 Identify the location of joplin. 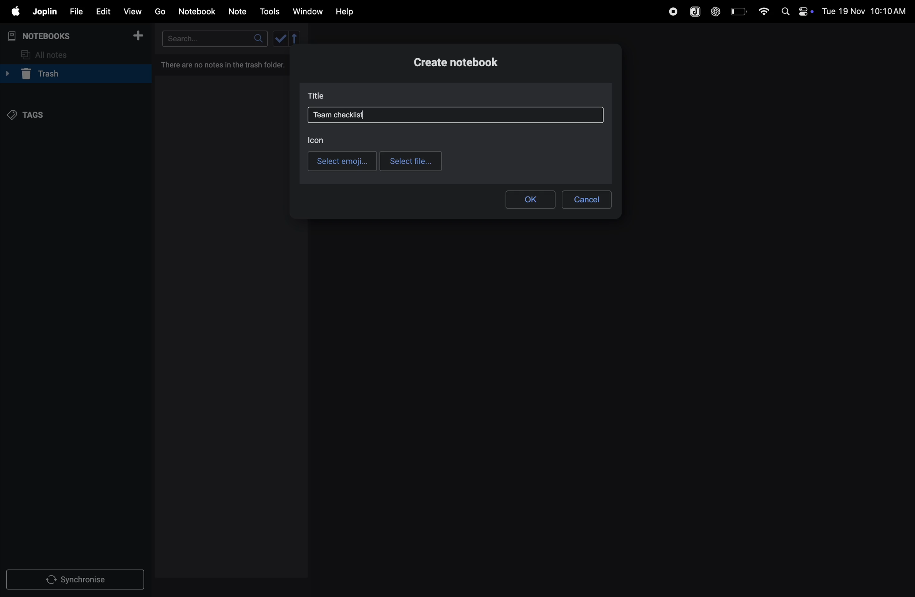
(693, 10).